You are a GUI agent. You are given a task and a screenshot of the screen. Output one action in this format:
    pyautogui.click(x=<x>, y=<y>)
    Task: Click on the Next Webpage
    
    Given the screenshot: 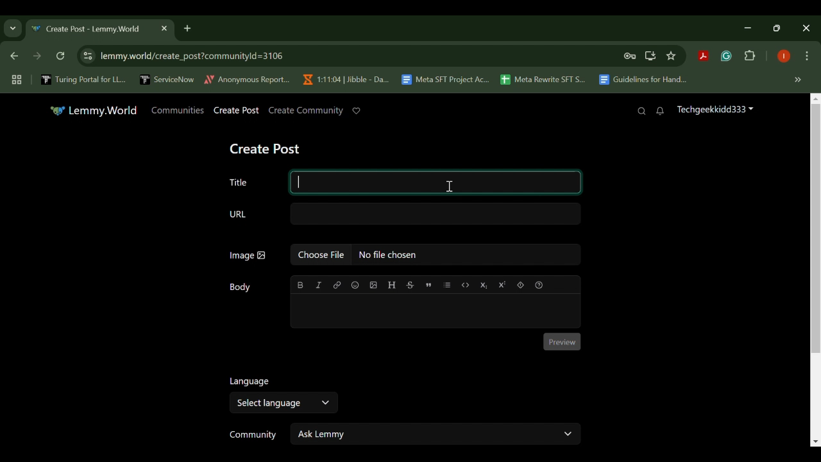 What is the action you would take?
    pyautogui.click(x=37, y=58)
    